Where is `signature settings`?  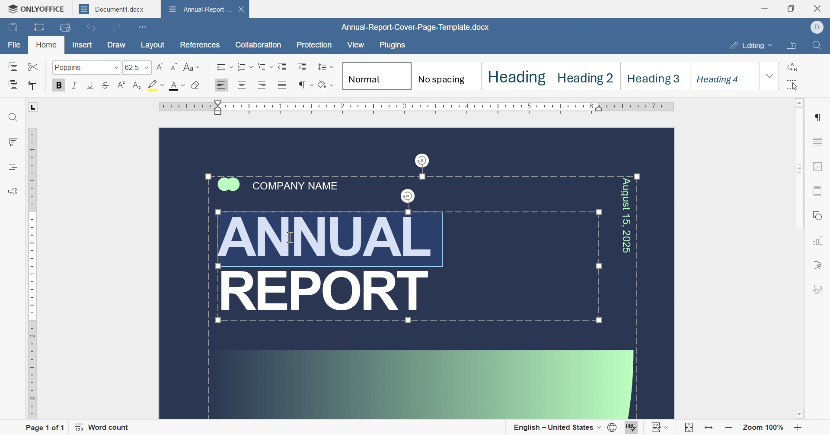
signature settings is located at coordinates (819, 290).